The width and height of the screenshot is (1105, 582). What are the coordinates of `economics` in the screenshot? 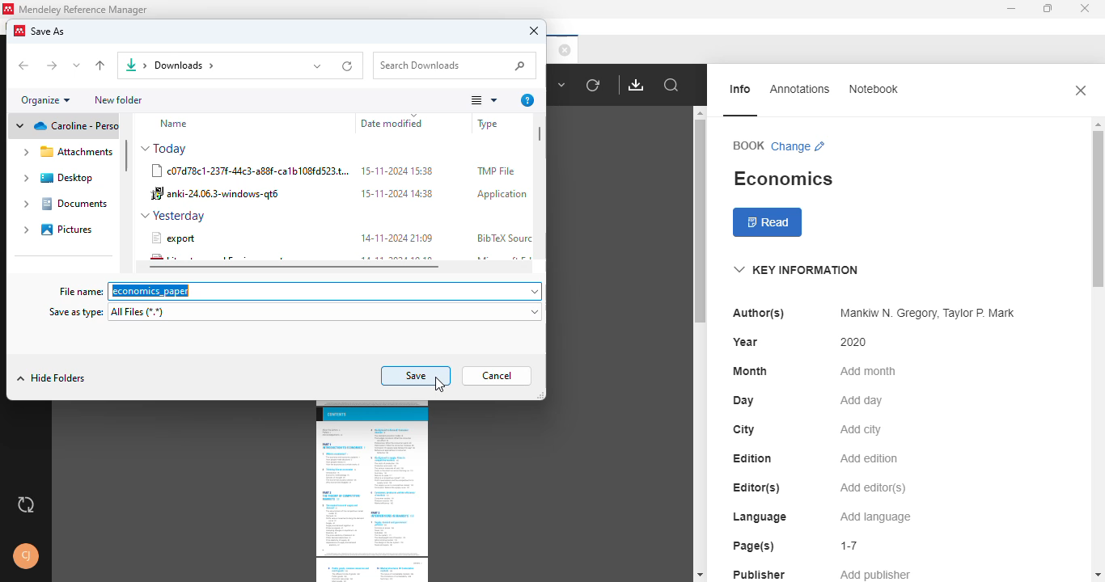 It's located at (782, 179).